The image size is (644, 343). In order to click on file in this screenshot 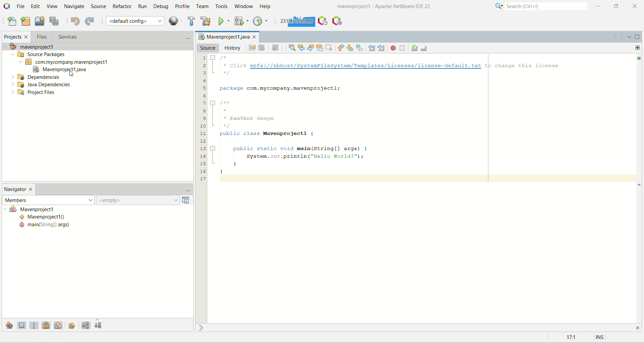, I will do `click(22, 6)`.